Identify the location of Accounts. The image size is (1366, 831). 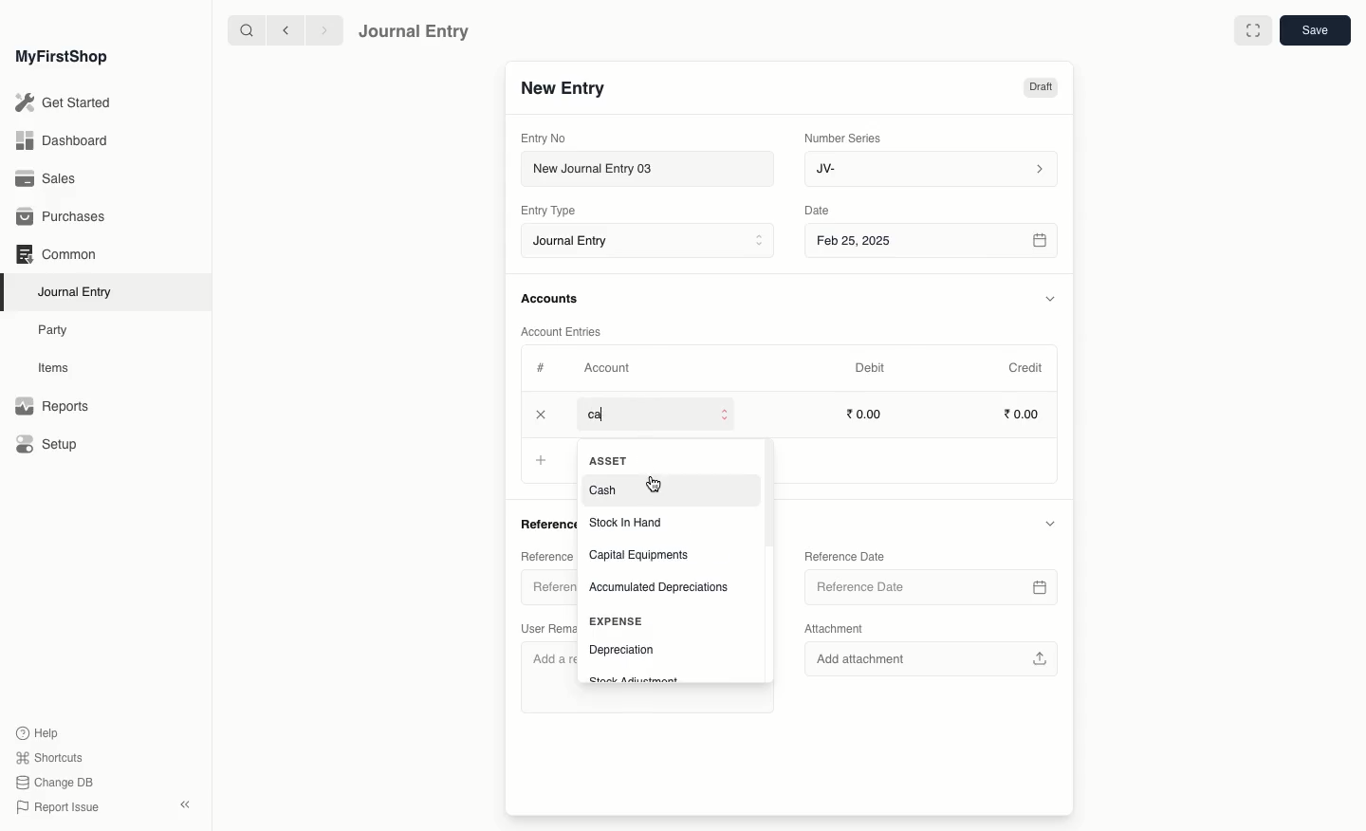
(551, 299).